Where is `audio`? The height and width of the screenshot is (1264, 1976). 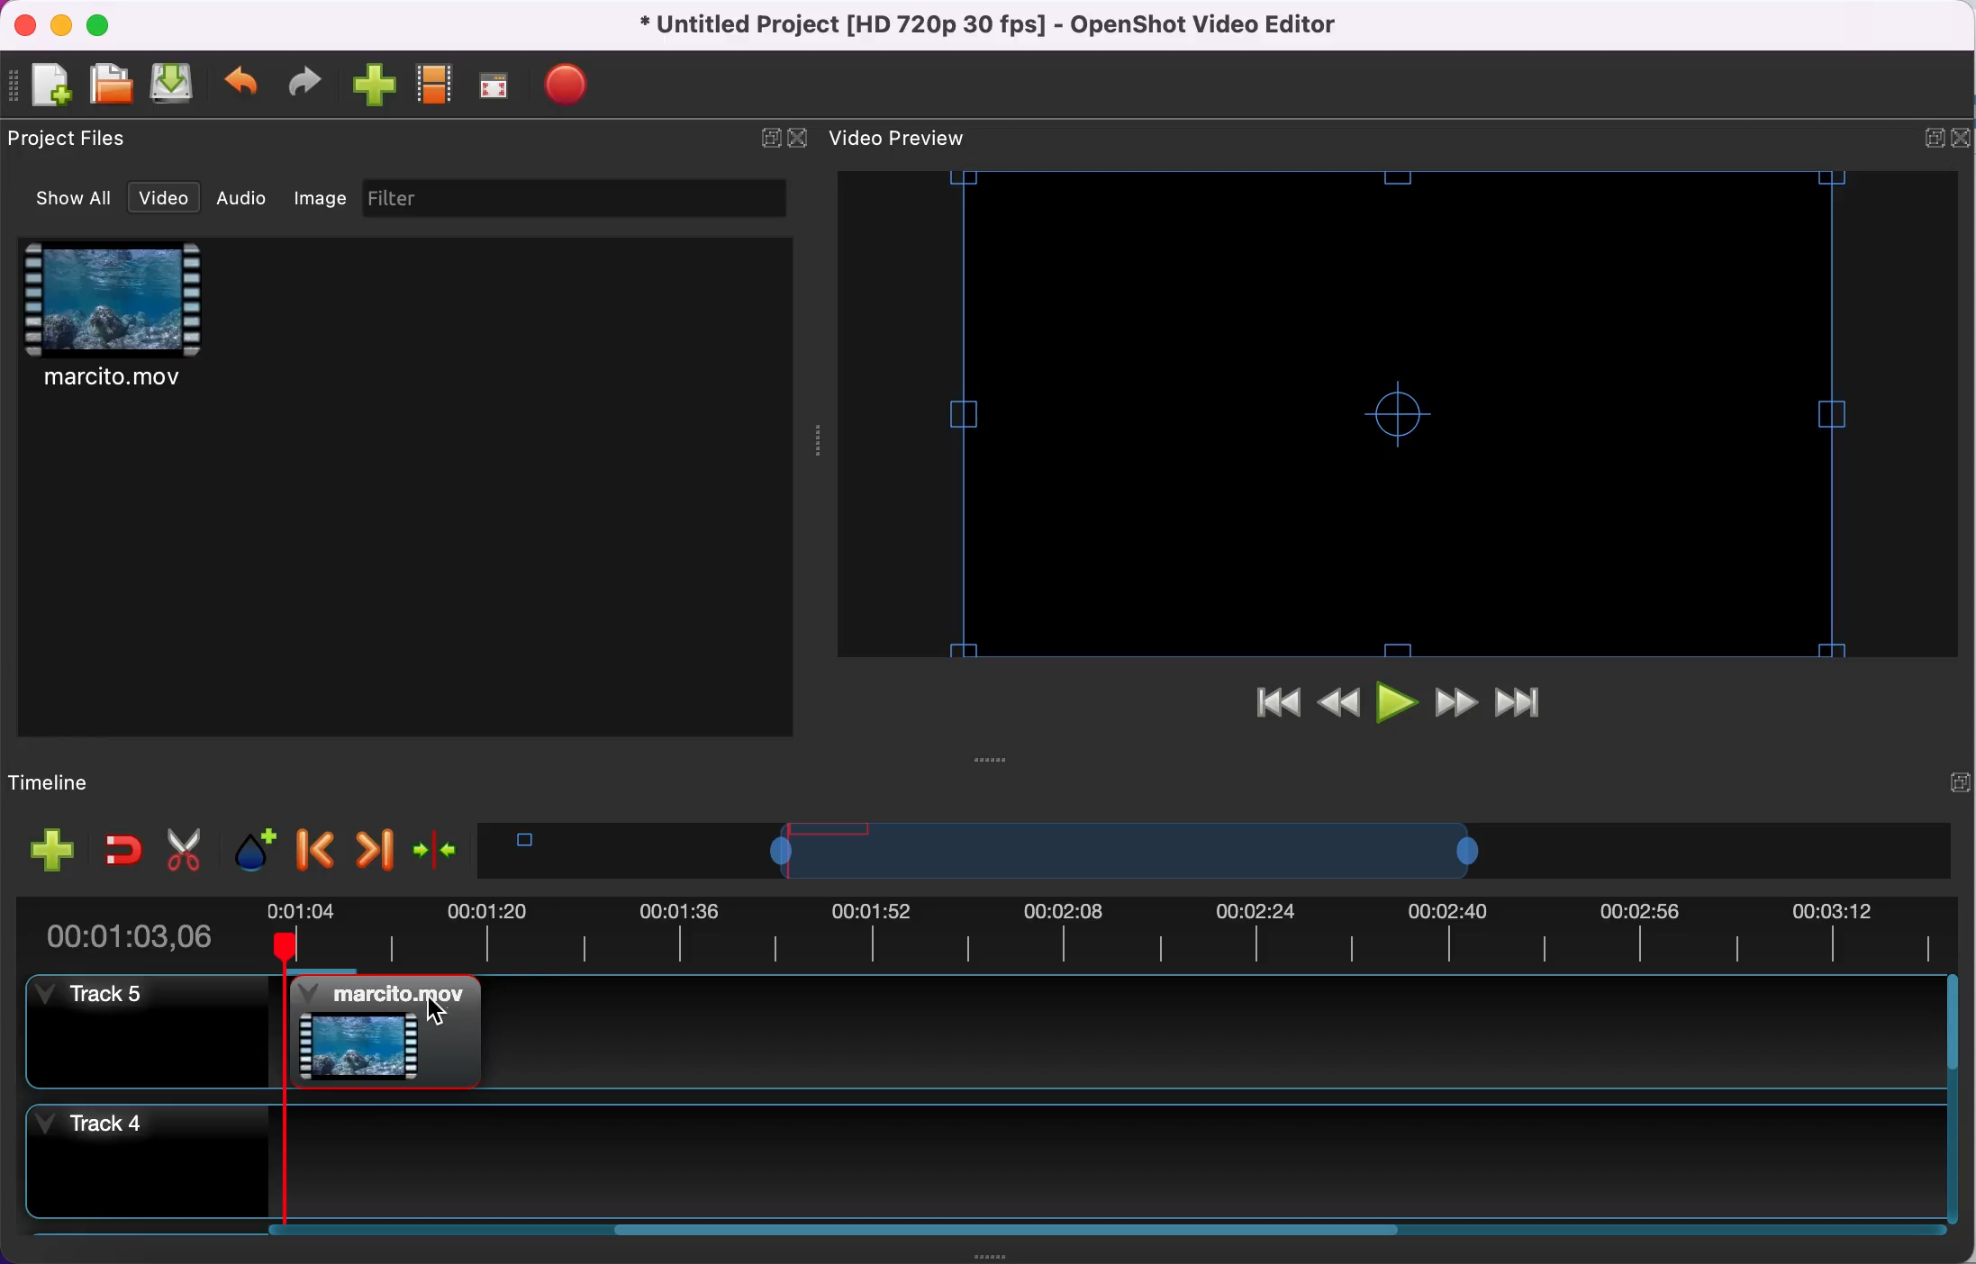
audio is located at coordinates (240, 195).